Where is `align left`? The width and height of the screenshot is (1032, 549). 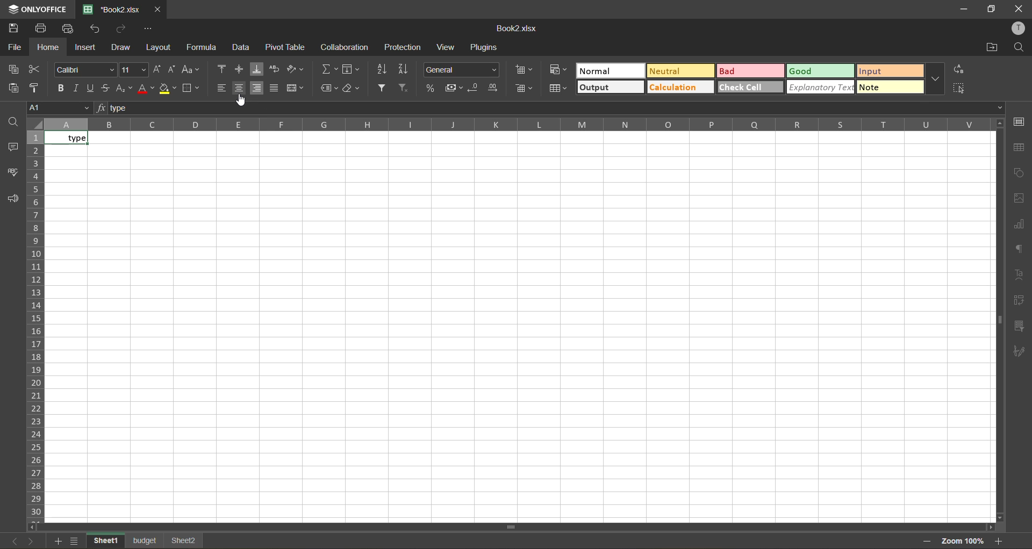
align left is located at coordinates (224, 89).